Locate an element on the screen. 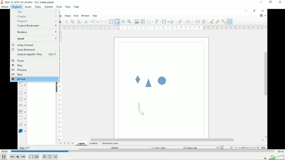  Random is located at coordinates (56, 157).